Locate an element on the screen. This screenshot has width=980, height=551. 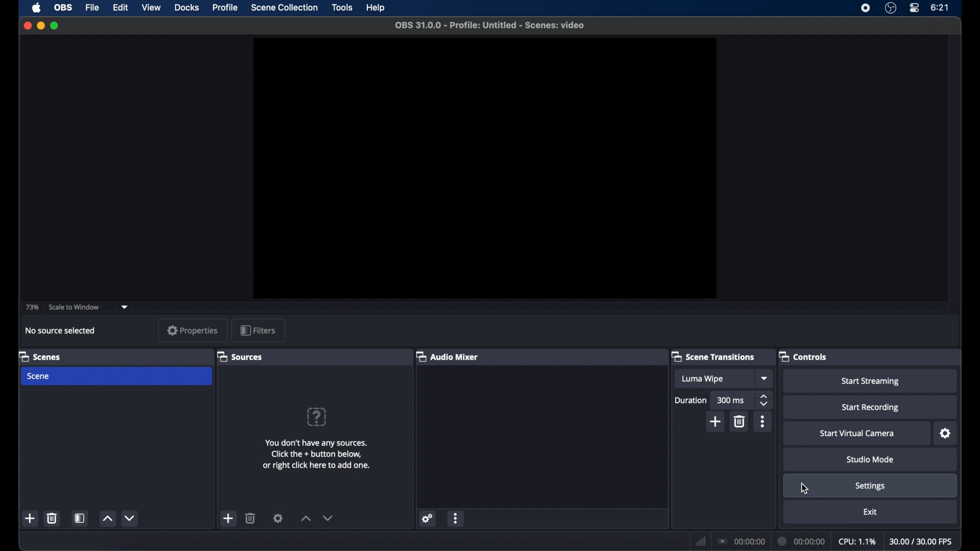
scene filters is located at coordinates (80, 518).